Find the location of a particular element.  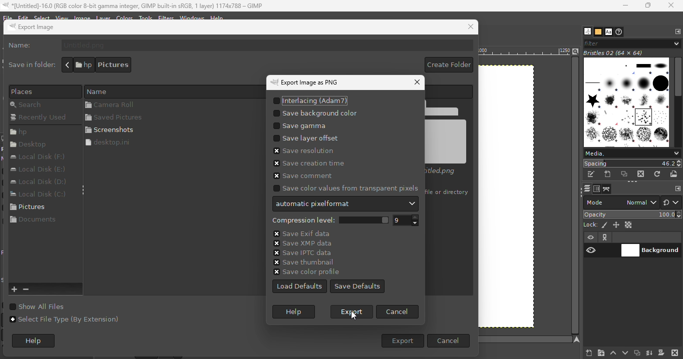

Spacing      46.2 is located at coordinates (632, 163).